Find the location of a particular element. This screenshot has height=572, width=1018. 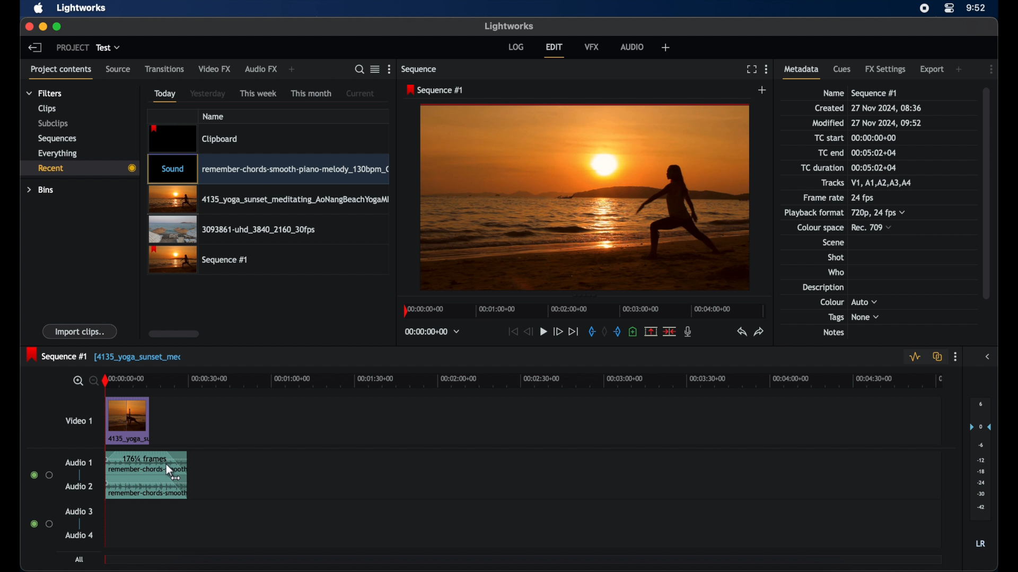

sequences is located at coordinates (57, 139).